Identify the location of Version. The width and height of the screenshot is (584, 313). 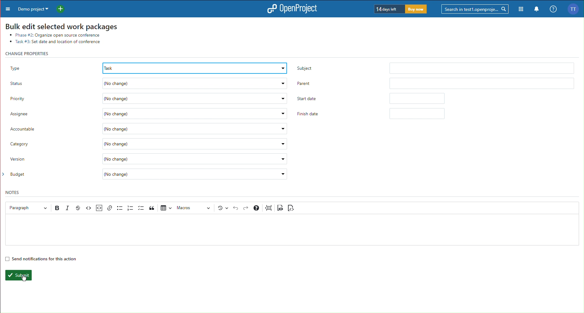
(149, 159).